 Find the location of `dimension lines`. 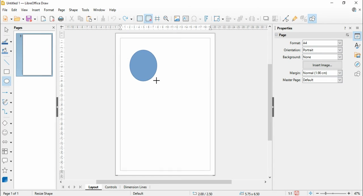

dimension lines is located at coordinates (136, 187).